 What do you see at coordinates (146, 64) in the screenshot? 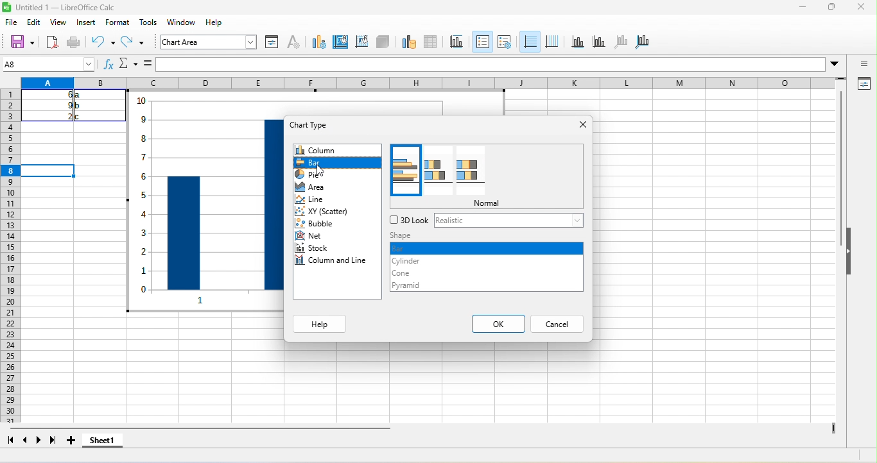
I see `formula` at bounding box center [146, 64].